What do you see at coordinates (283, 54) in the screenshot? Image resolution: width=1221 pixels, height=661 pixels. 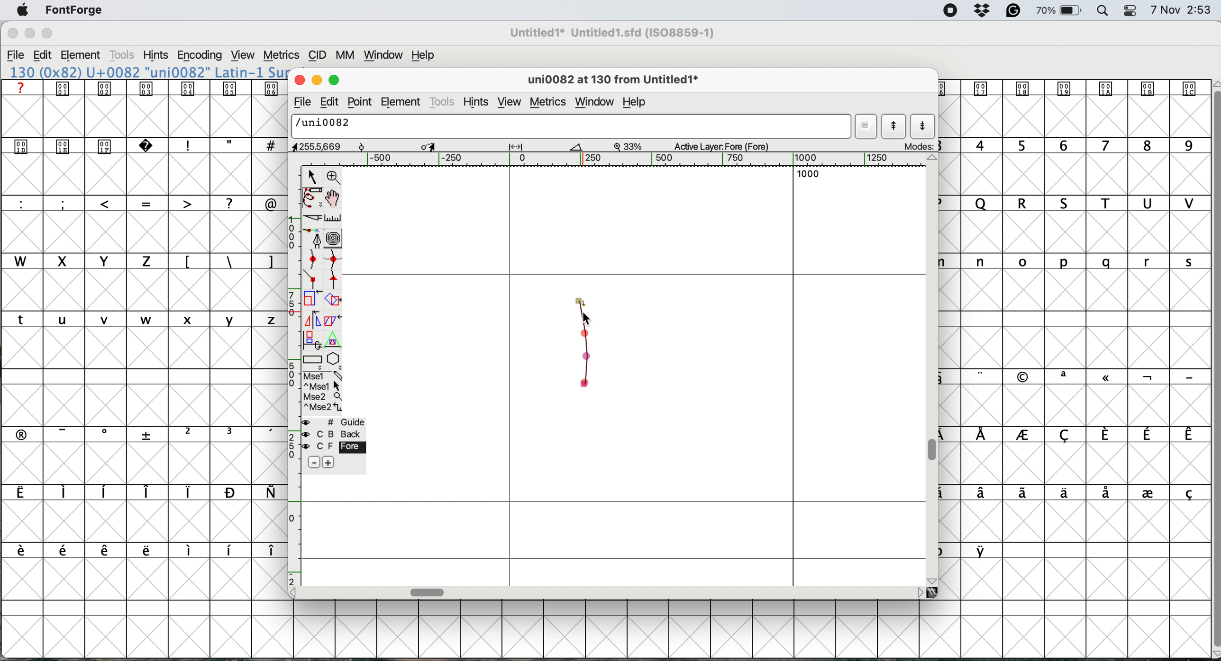 I see `metrics` at bounding box center [283, 54].